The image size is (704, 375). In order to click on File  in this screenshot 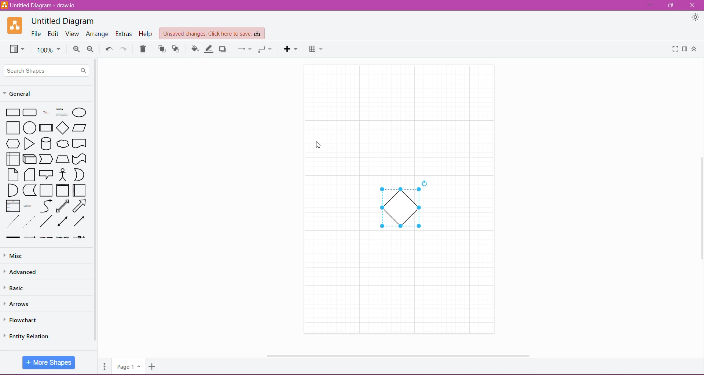, I will do `click(36, 33)`.